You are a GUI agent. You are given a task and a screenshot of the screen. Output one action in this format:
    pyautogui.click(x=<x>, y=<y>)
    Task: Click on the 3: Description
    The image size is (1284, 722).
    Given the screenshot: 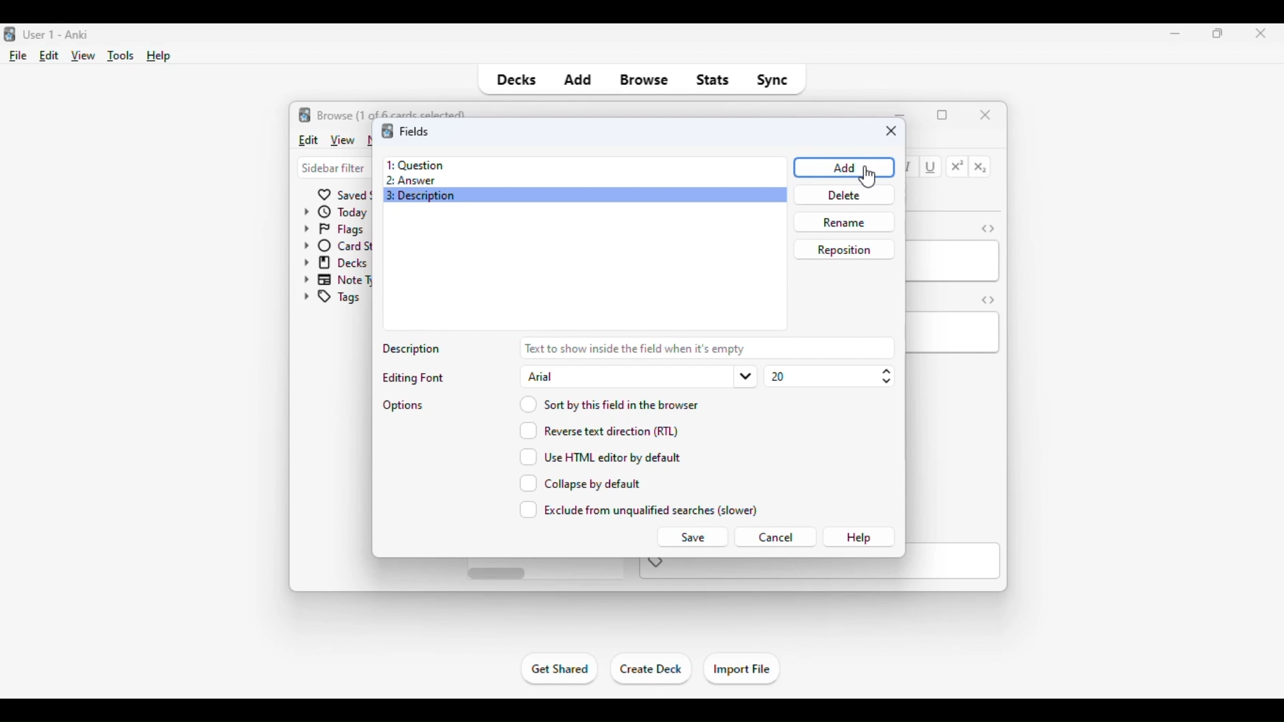 What is the action you would take?
    pyautogui.click(x=426, y=197)
    